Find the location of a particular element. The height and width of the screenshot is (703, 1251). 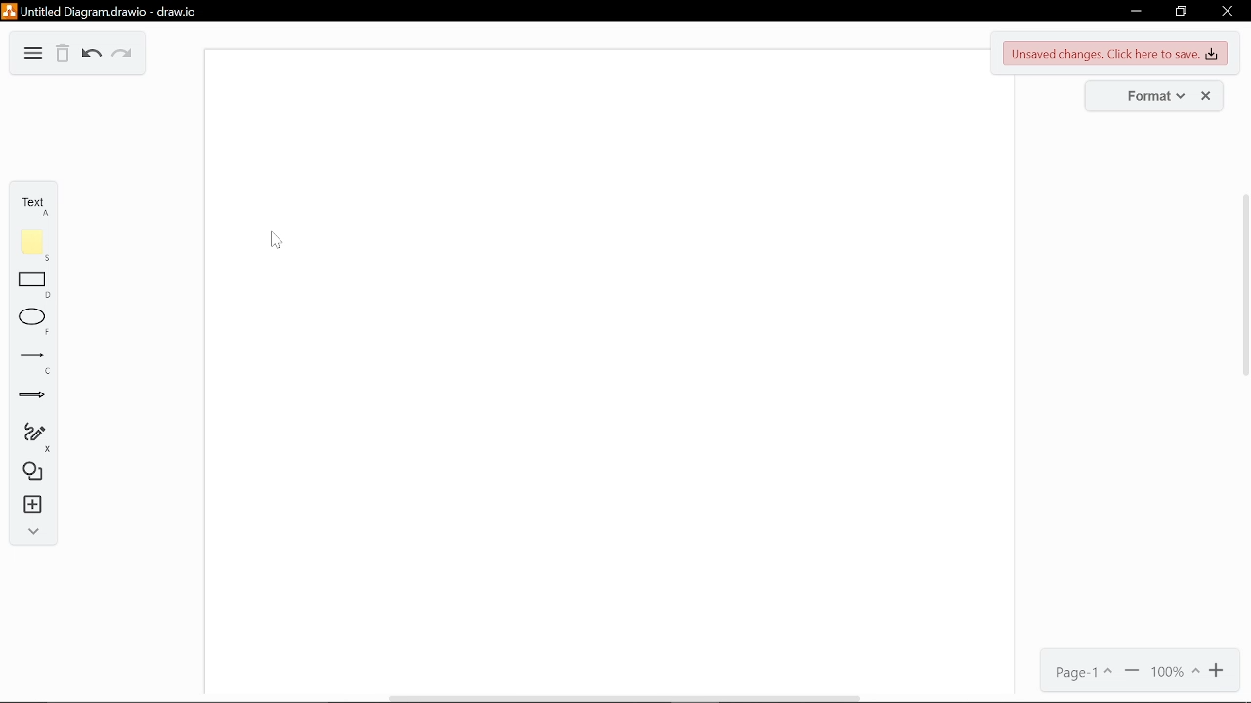

100% is located at coordinates (1176, 672).